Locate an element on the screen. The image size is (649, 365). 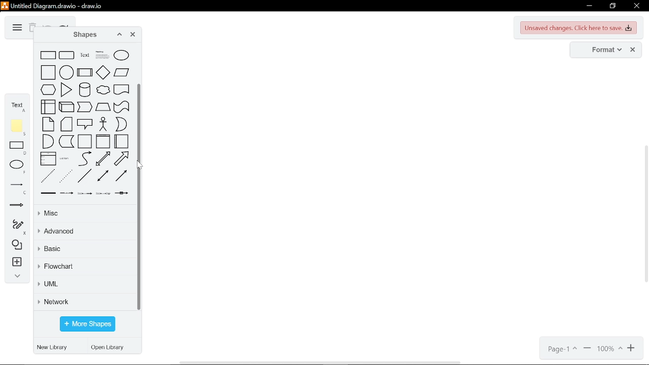
list is located at coordinates (48, 158).